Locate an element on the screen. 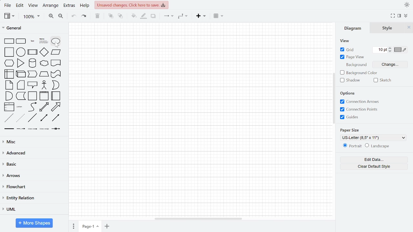  Canvas is located at coordinates (199, 119).